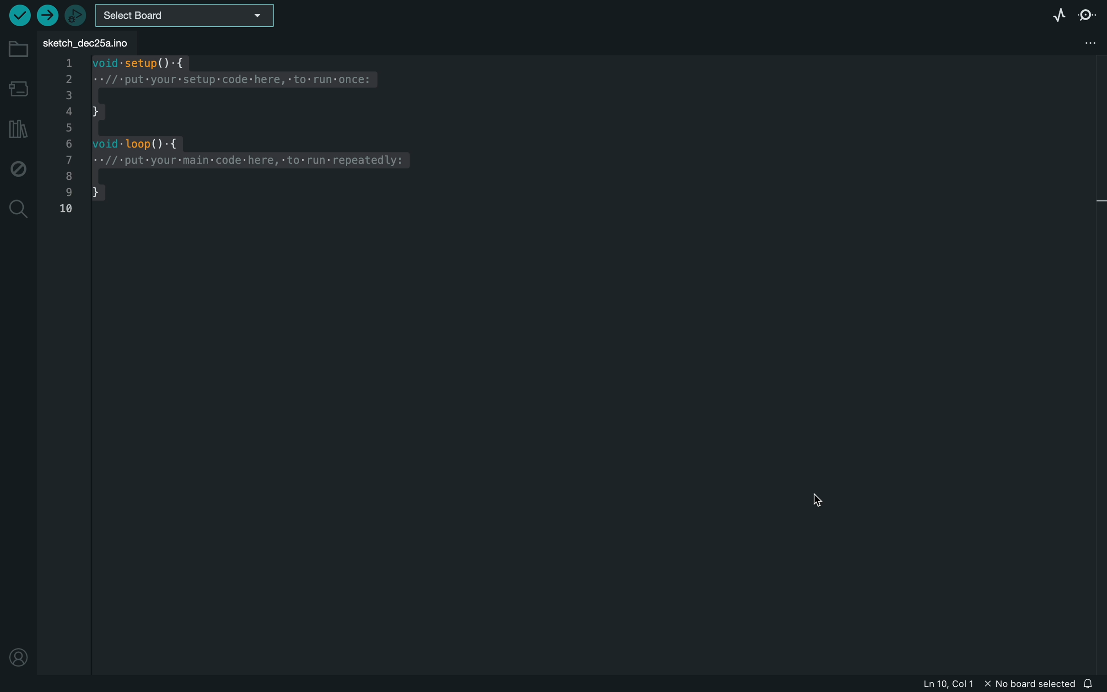 Image resolution: width=1107 pixels, height=692 pixels. Describe the element at coordinates (1058, 13) in the screenshot. I see `serial  plotter` at that location.